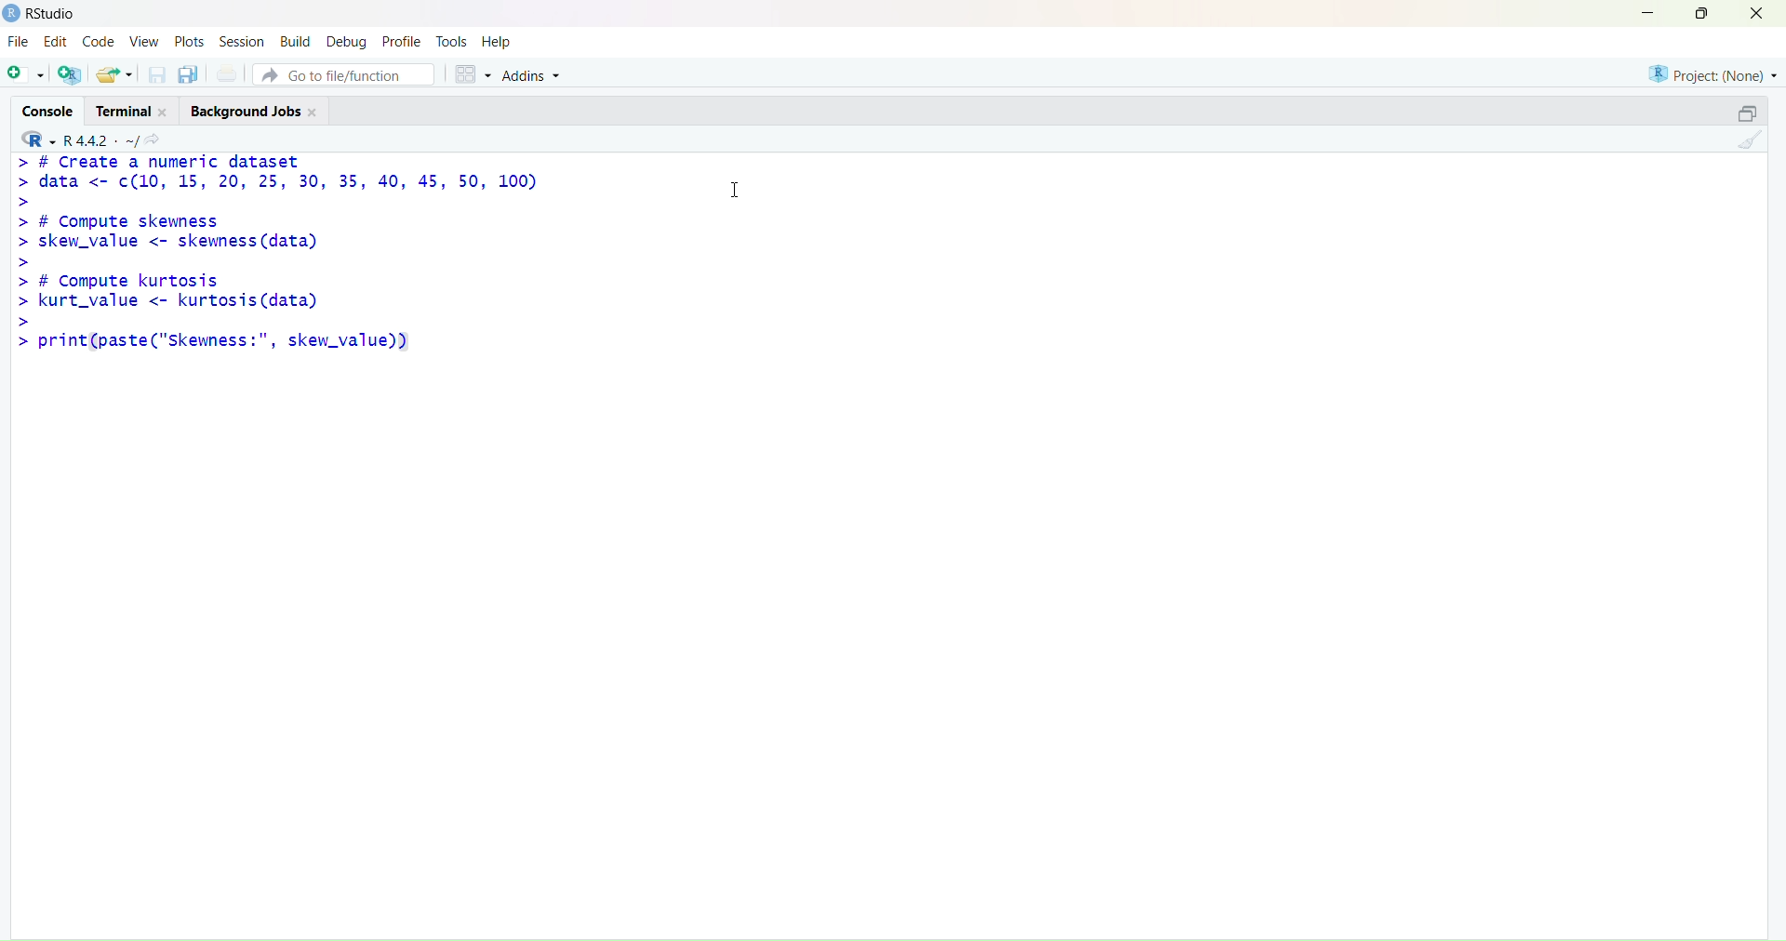 The height and width of the screenshot is (941, 1786). Describe the element at coordinates (60, 43) in the screenshot. I see `Edit` at that location.